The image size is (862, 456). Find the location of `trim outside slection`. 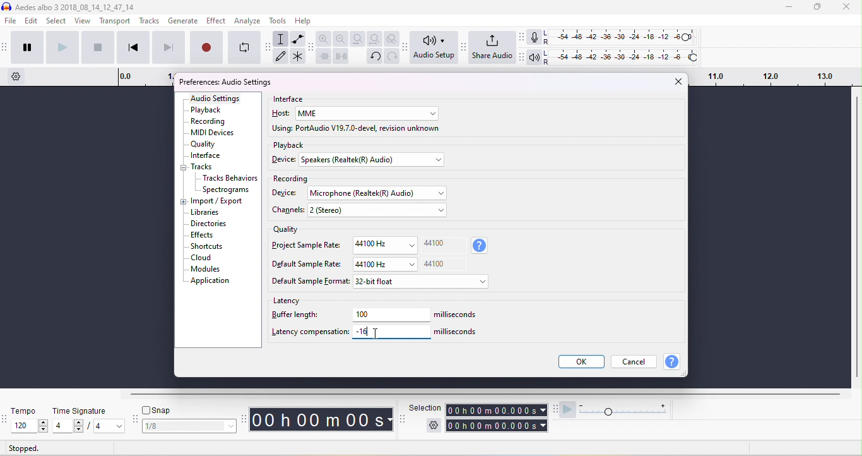

trim outside slection is located at coordinates (326, 58).